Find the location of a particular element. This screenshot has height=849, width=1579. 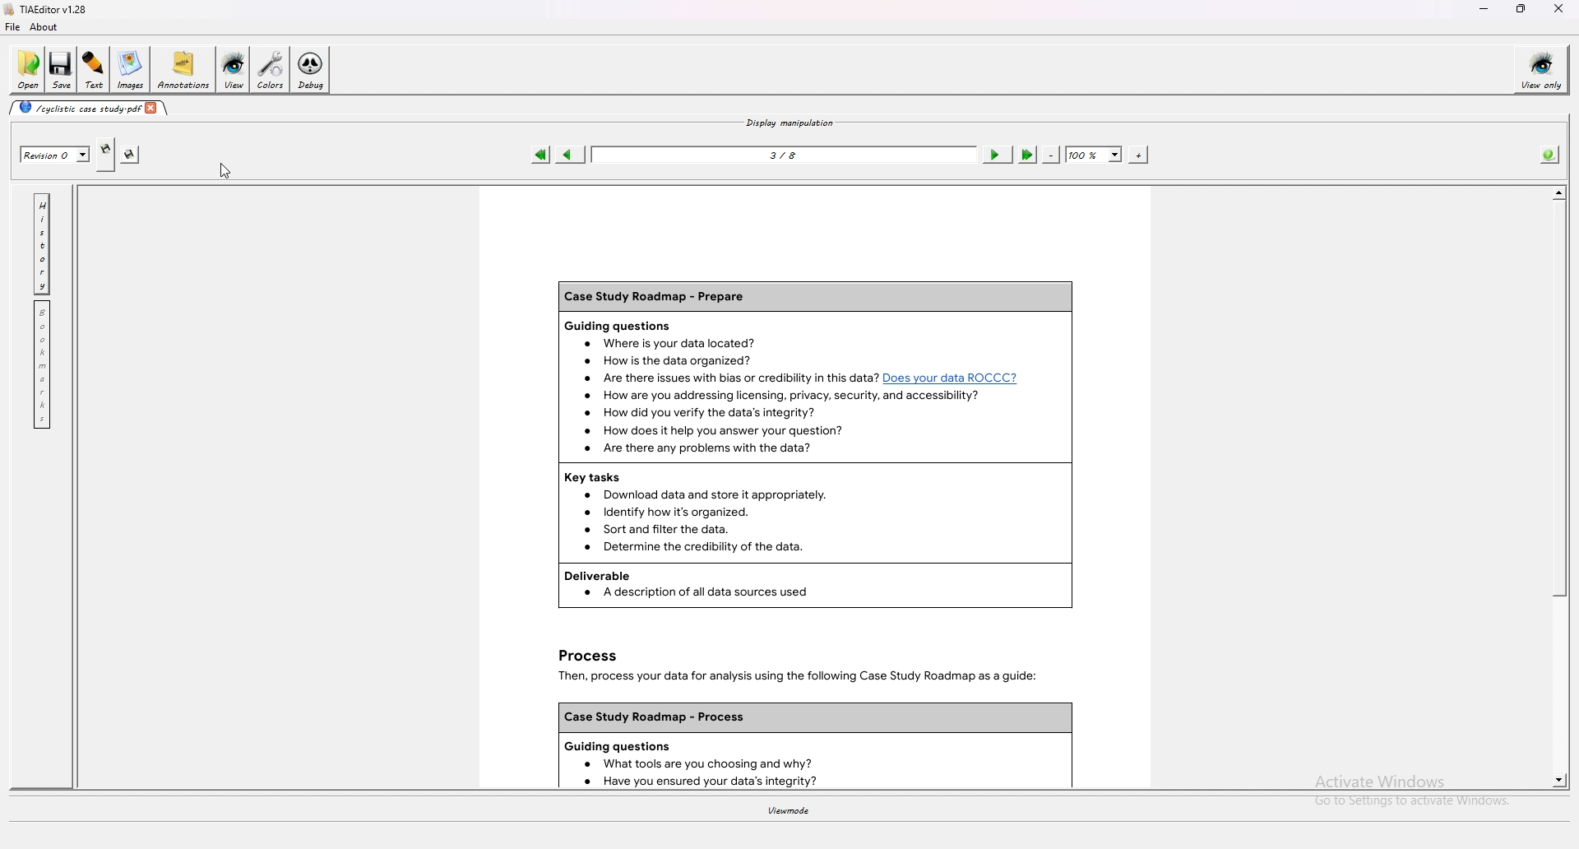

Identify how it's organized. is located at coordinates (670, 513).